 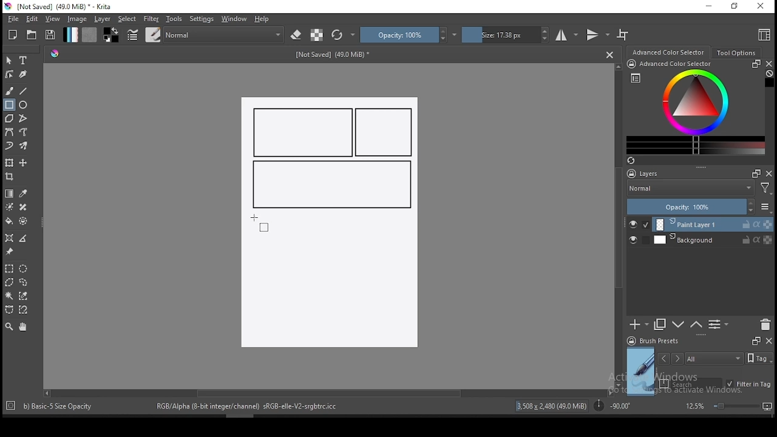 I want to click on zoom tool, so click(x=9, y=326).